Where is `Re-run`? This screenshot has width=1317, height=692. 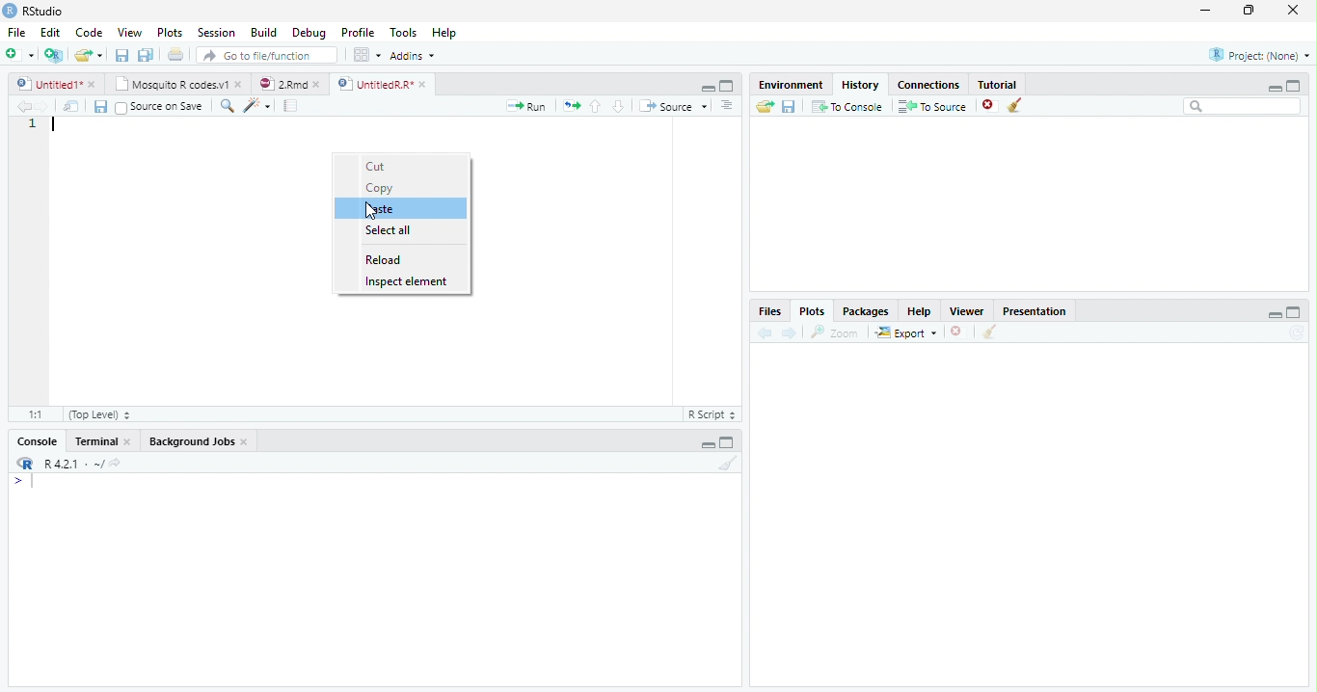
Re-run is located at coordinates (570, 106).